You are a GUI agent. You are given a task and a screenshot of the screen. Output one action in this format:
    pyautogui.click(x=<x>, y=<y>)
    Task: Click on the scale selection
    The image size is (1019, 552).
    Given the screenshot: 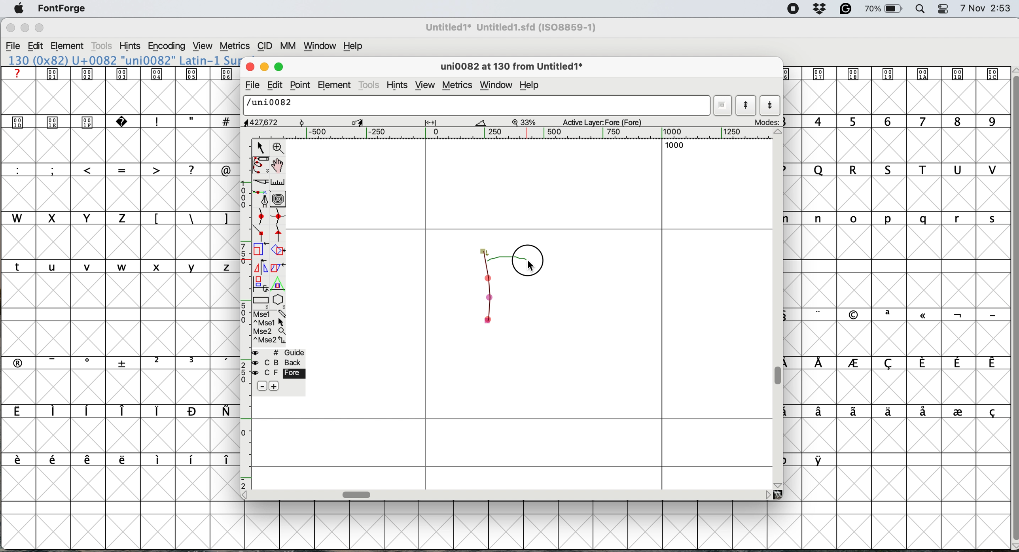 What is the action you would take?
    pyautogui.click(x=260, y=251)
    